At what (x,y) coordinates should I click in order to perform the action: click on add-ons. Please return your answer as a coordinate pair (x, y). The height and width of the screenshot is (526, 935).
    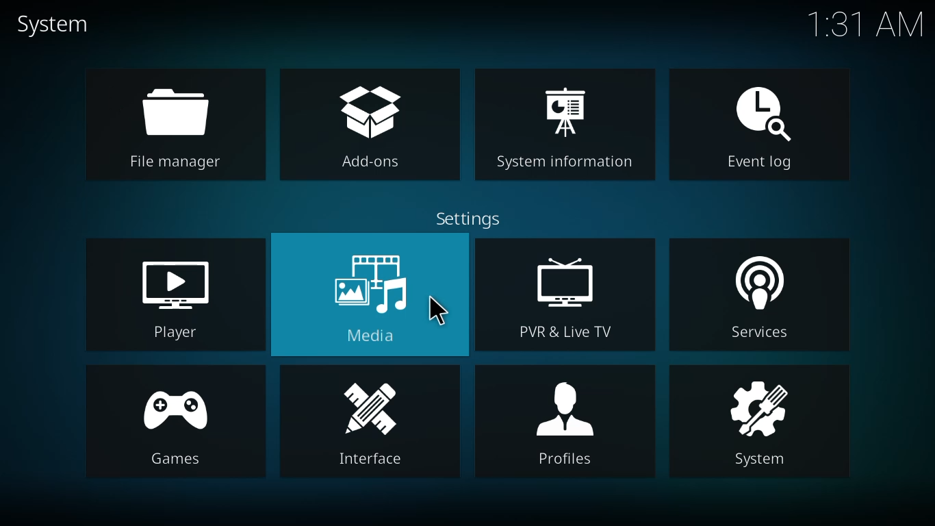
    Looking at the image, I should click on (372, 124).